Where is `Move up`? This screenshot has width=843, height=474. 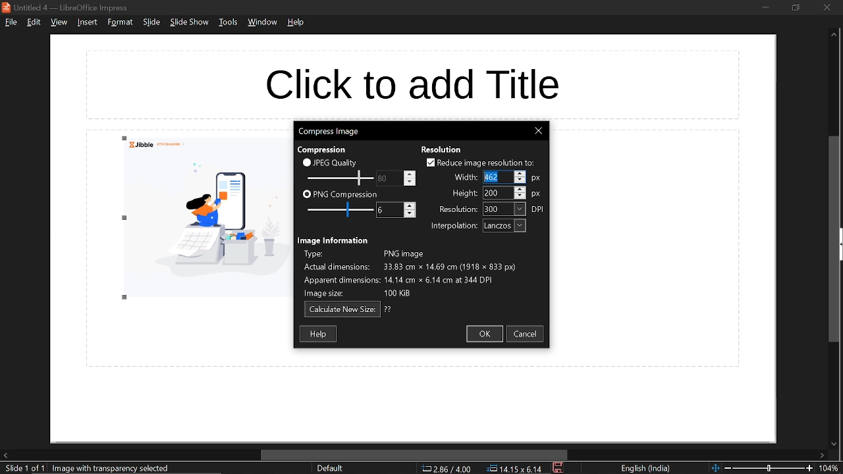 Move up is located at coordinates (834, 35).